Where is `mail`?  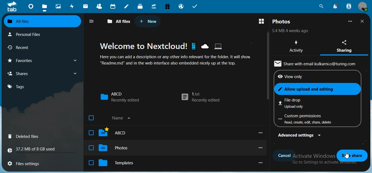 mail is located at coordinates (86, 7).